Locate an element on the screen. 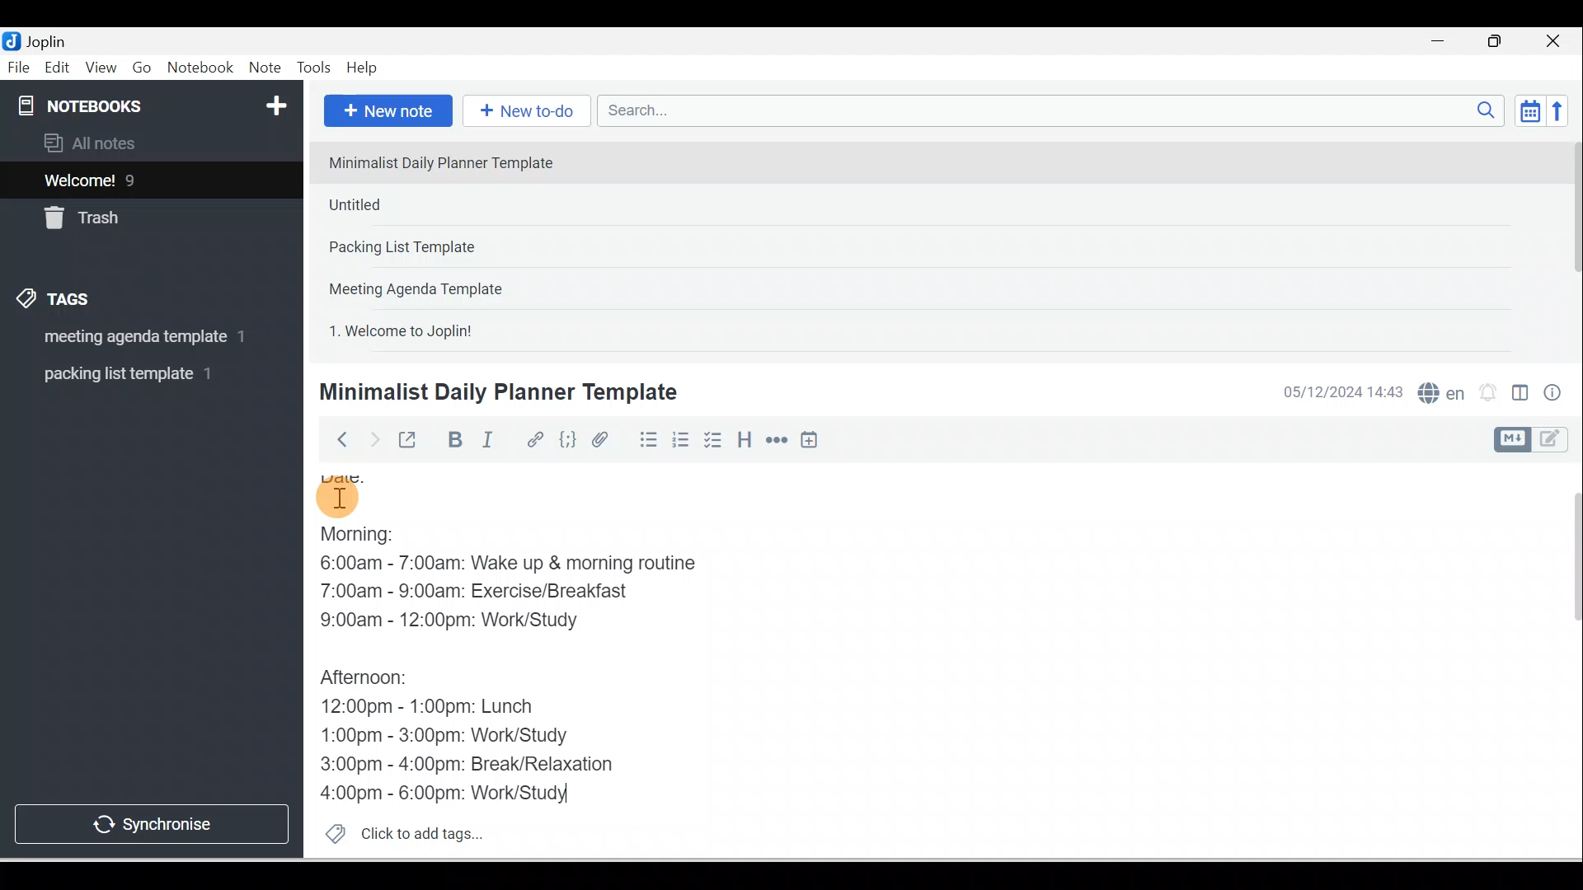  New note is located at coordinates (385, 112).